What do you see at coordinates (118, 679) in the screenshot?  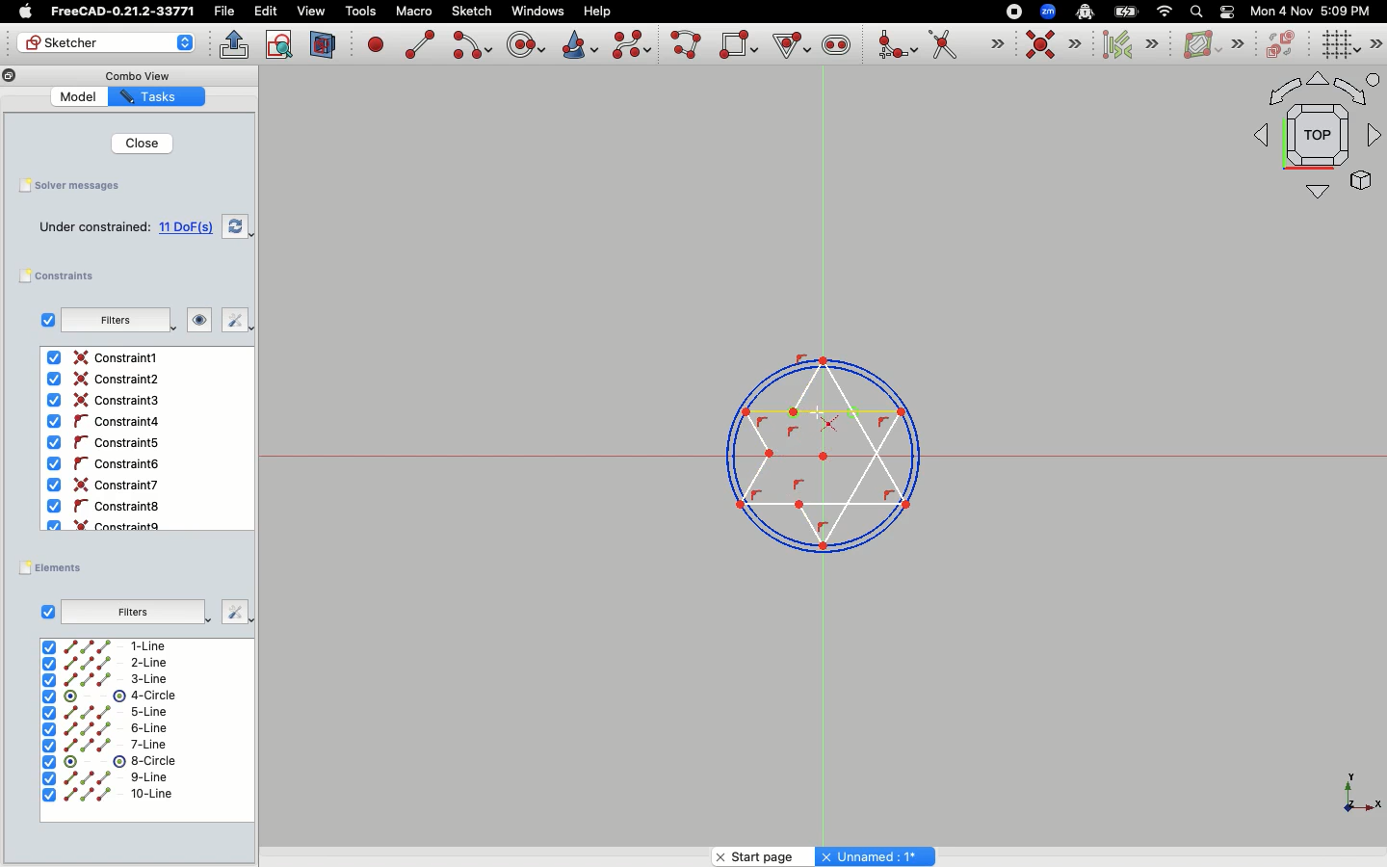 I see `3-Line` at bounding box center [118, 679].